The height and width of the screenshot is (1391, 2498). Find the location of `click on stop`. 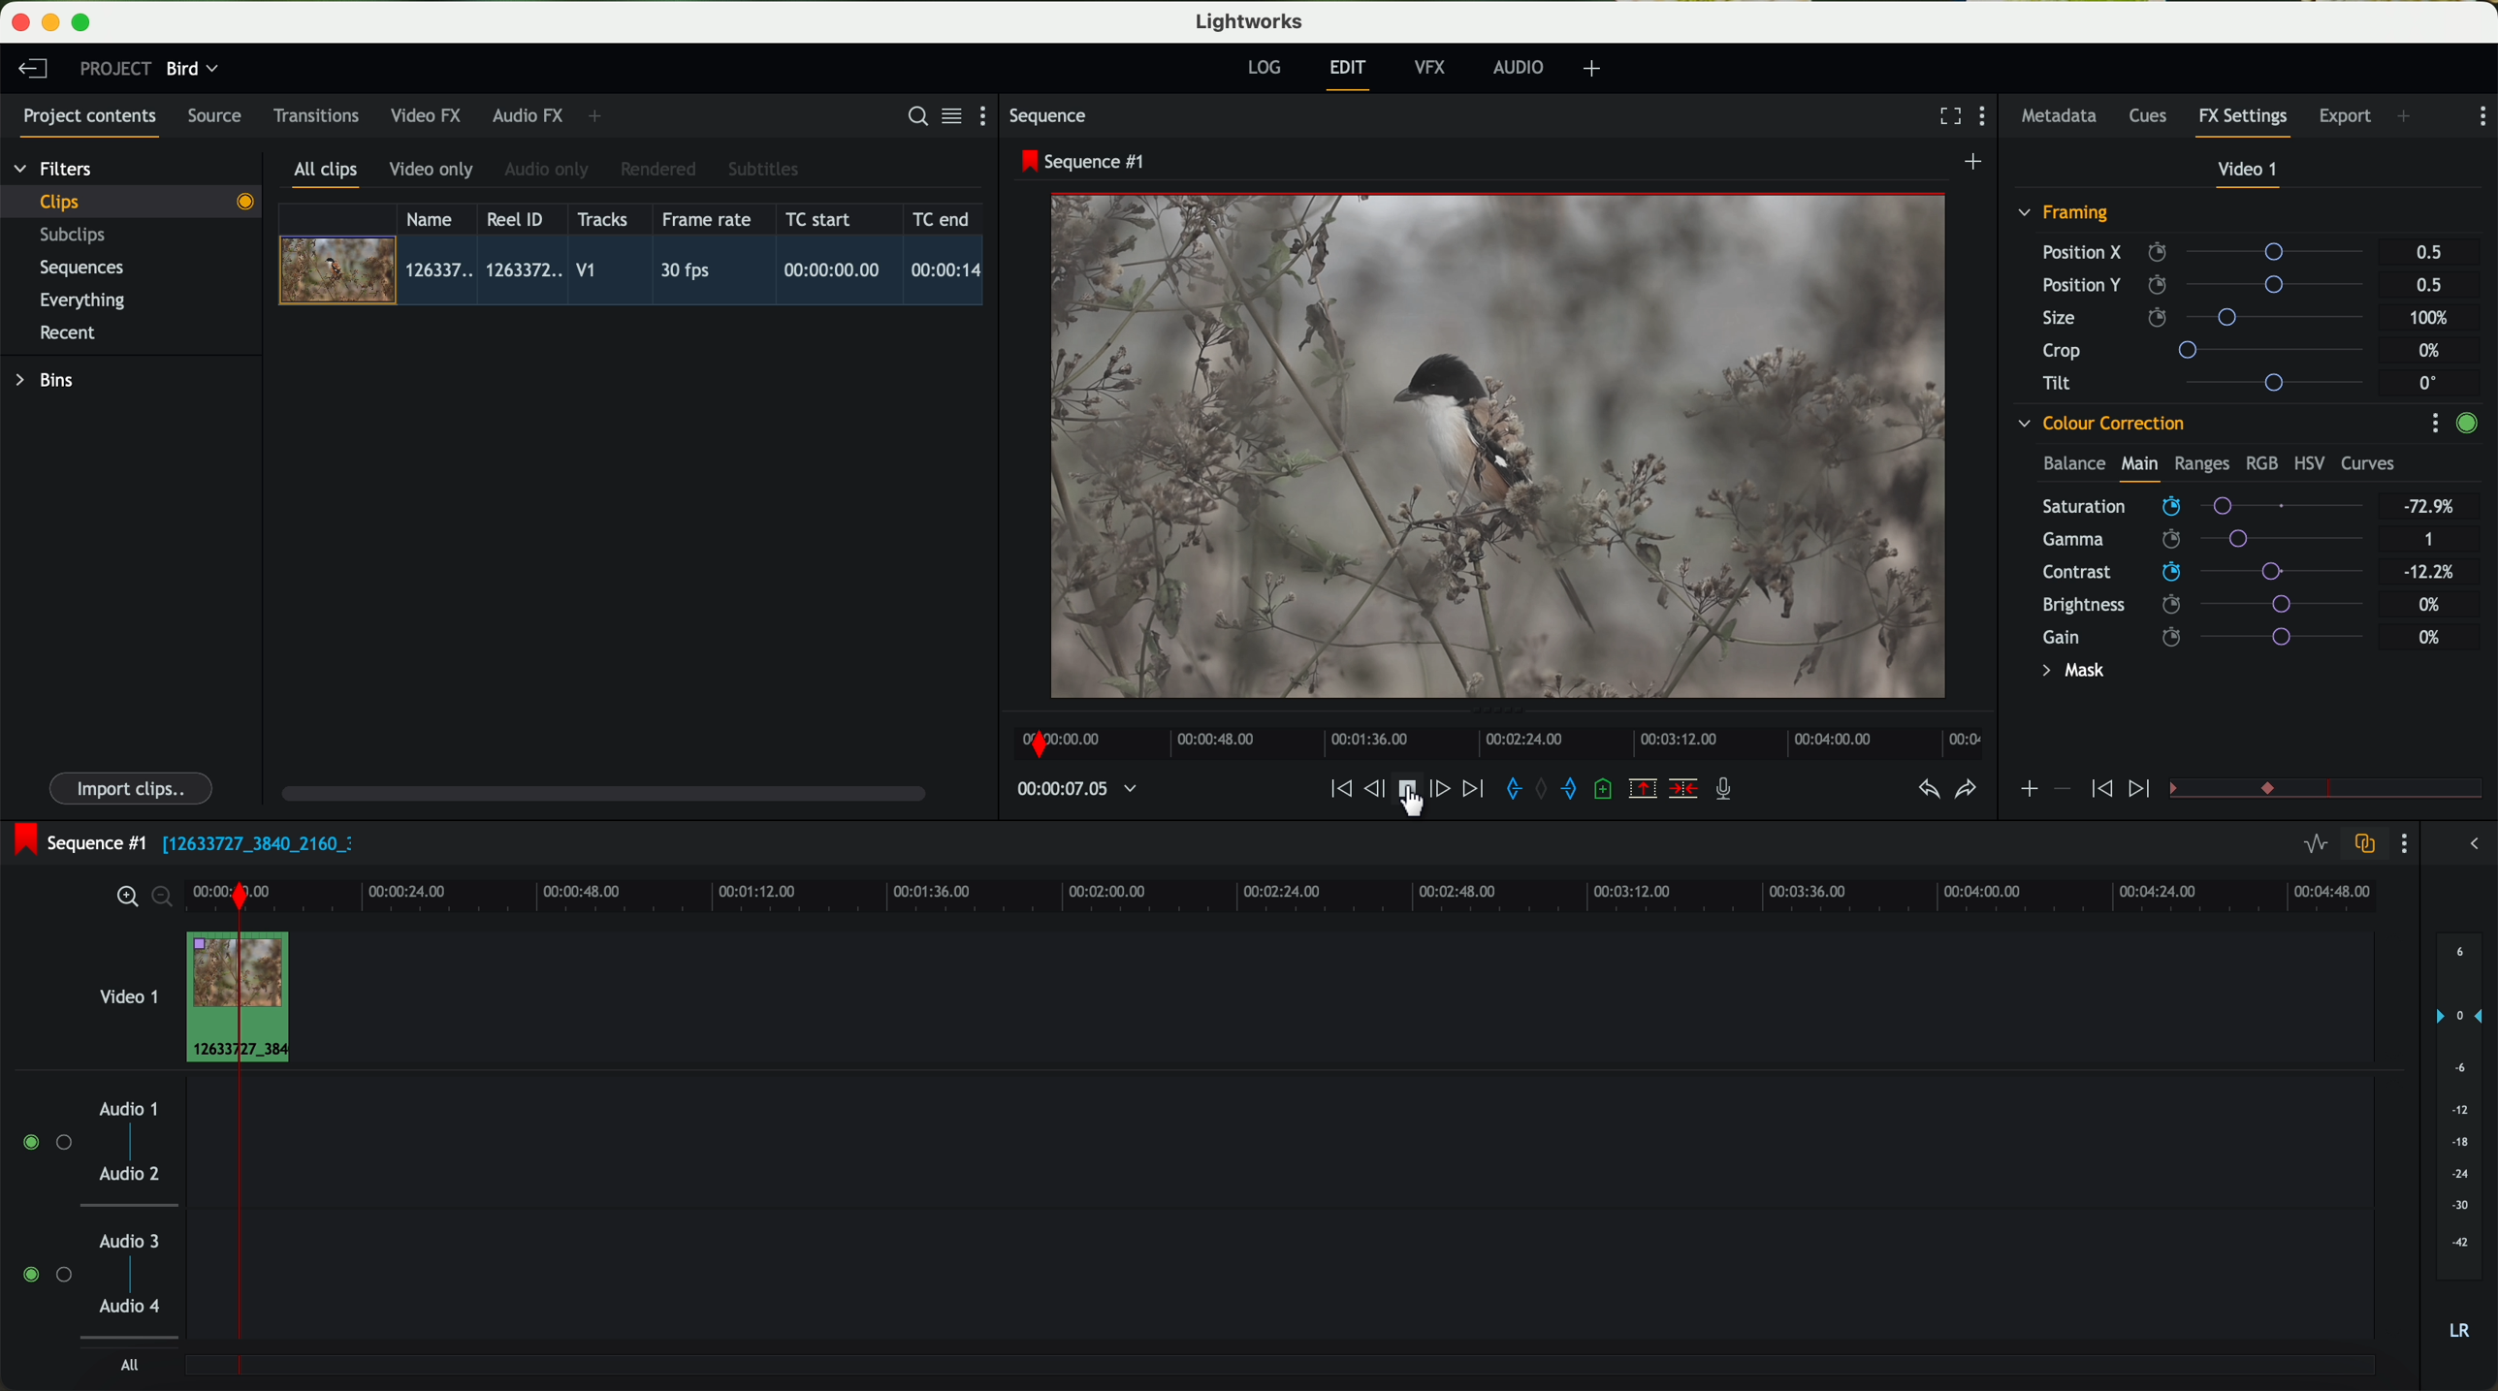

click on stop is located at coordinates (1411, 793).